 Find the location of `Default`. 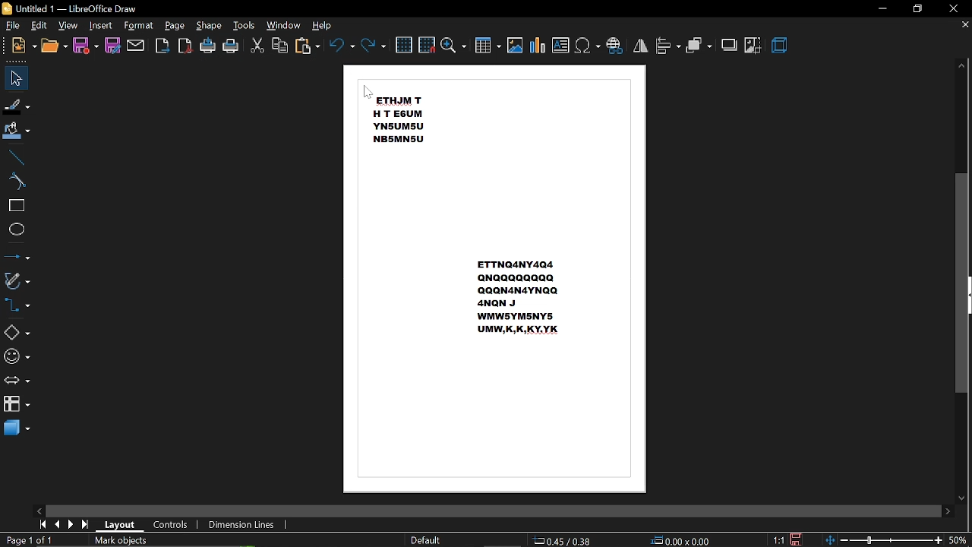

Default is located at coordinates (425, 540).